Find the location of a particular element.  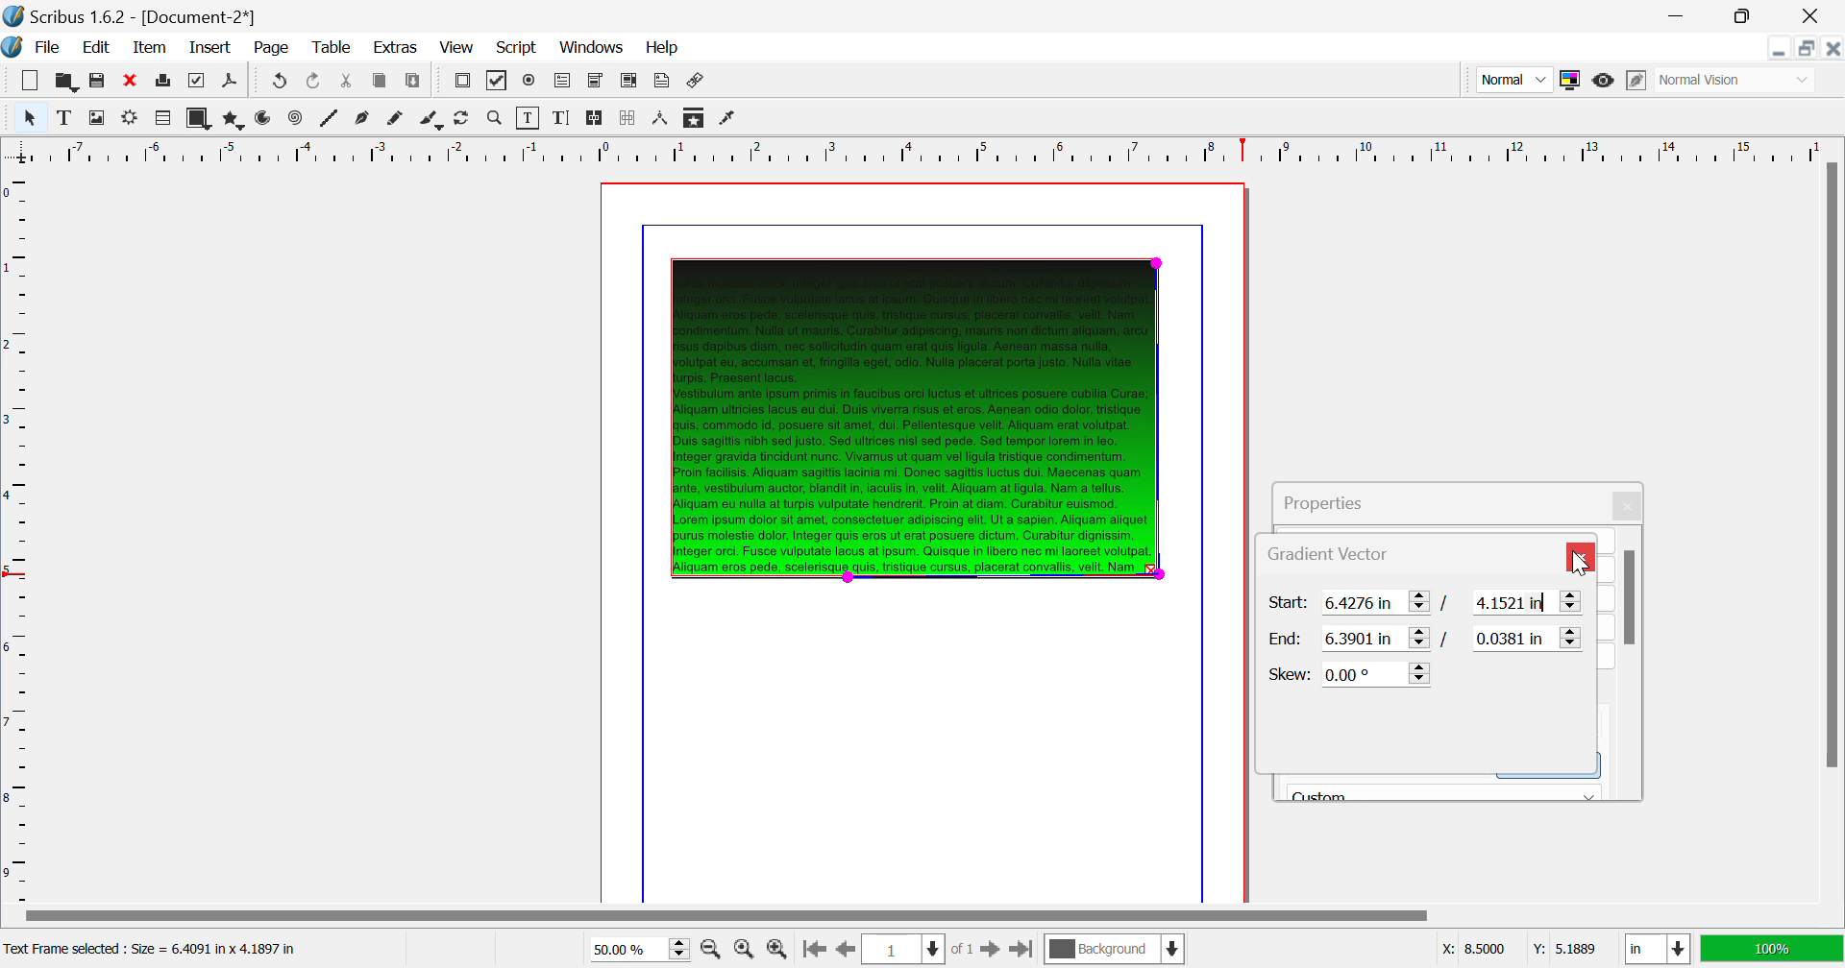

Previous Page is located at coordinates (844, 950).